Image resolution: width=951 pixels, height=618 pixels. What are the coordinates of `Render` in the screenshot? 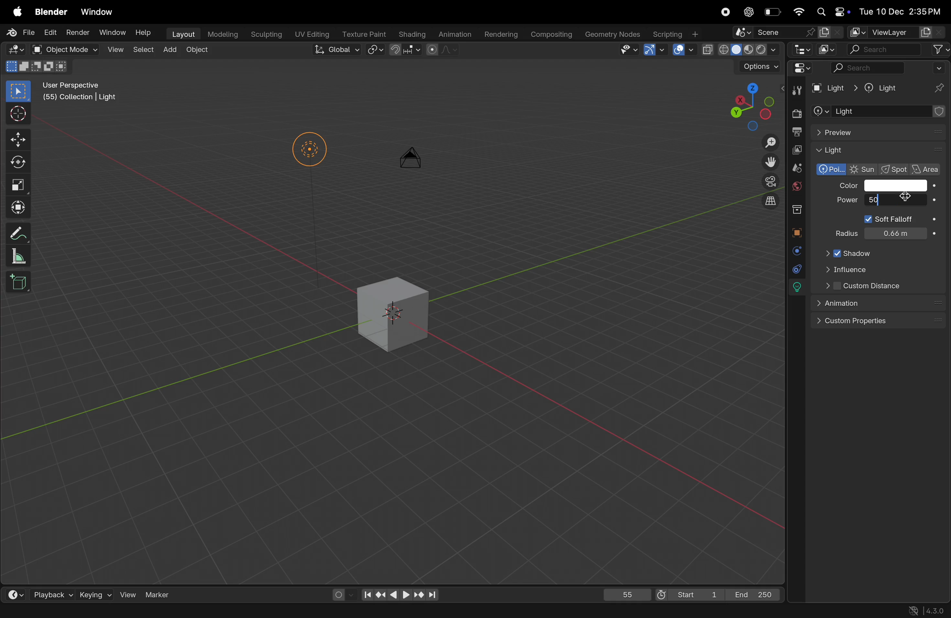 It's located at (77, 32).